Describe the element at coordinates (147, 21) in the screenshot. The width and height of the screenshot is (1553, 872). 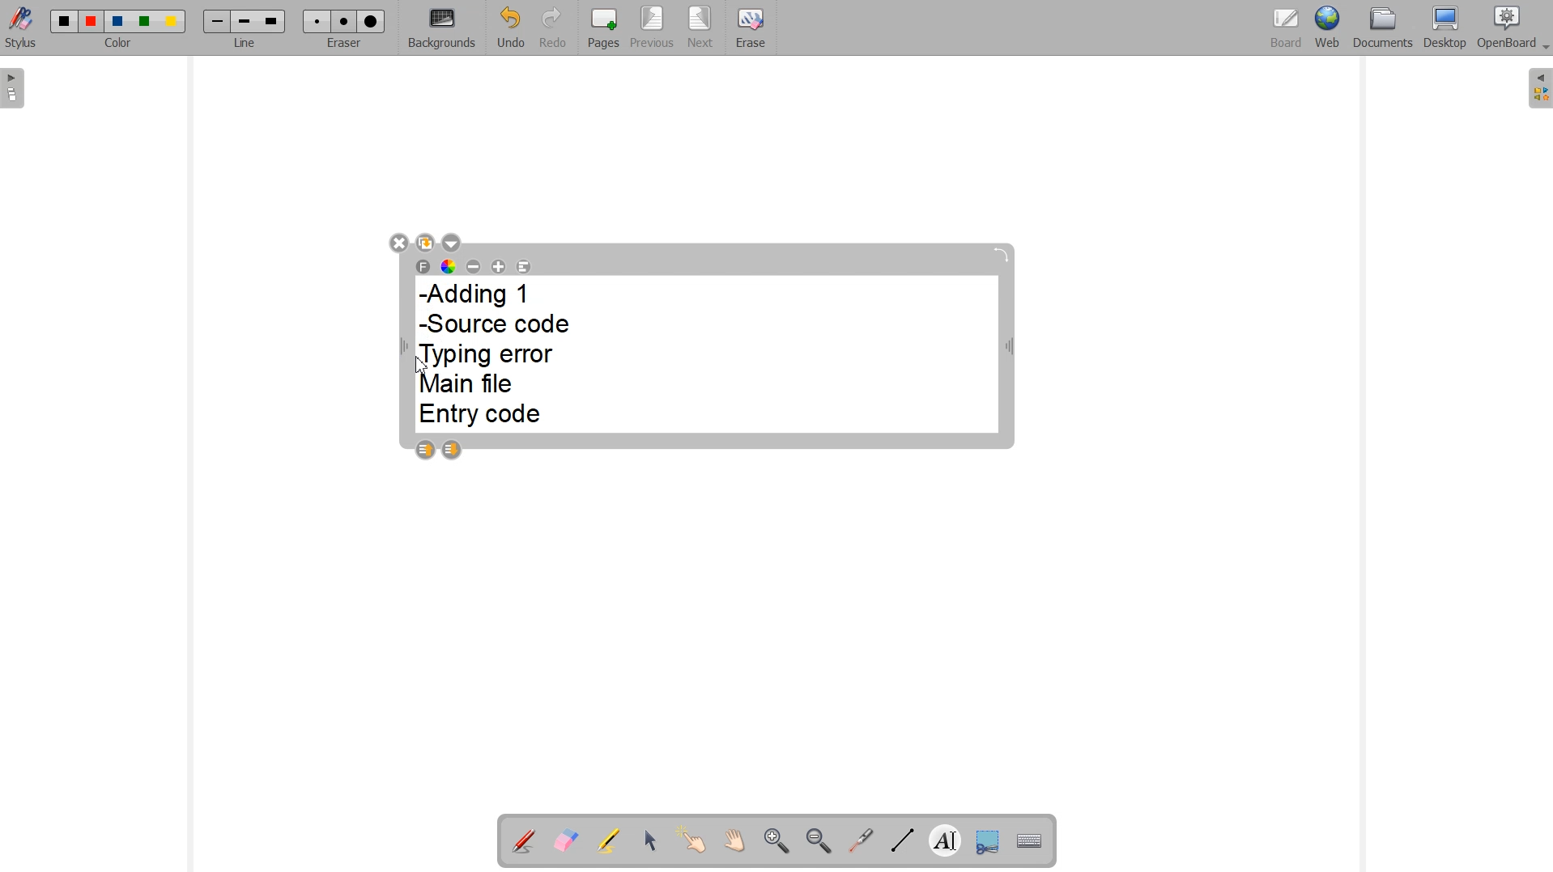
I see `Color 4` at that location.